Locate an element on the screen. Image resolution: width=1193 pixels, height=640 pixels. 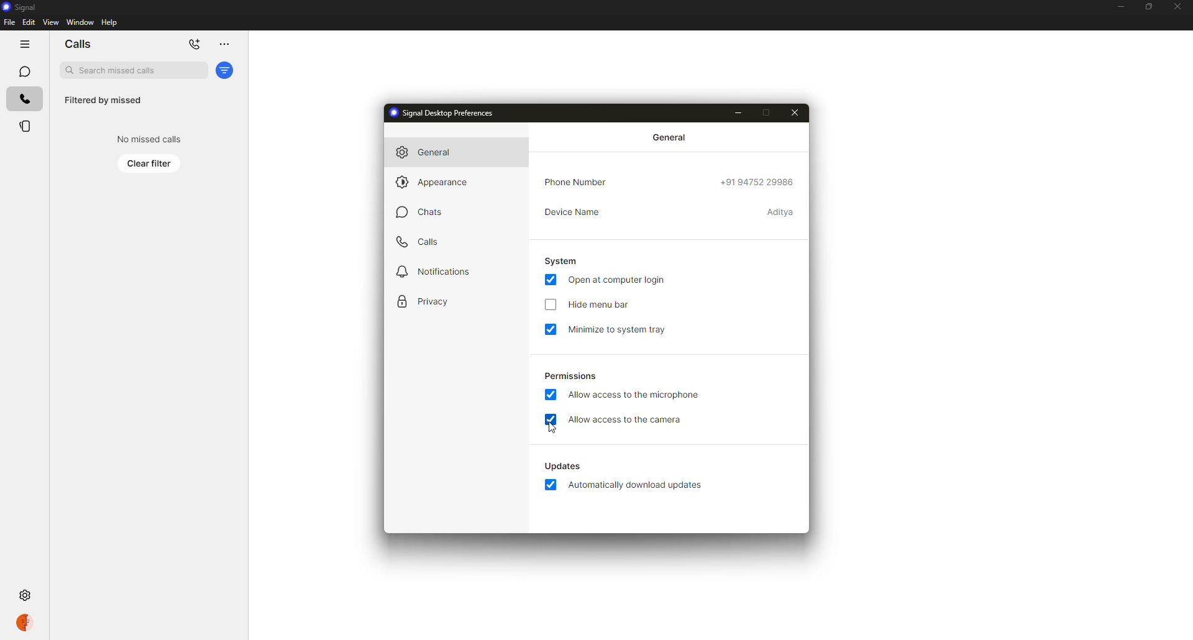
chats is located at coordinates (420, 211).